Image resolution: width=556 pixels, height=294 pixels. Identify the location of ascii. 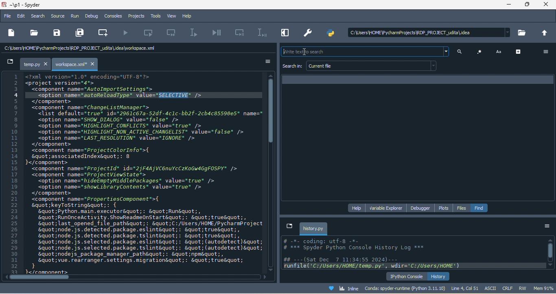
(491, 288).